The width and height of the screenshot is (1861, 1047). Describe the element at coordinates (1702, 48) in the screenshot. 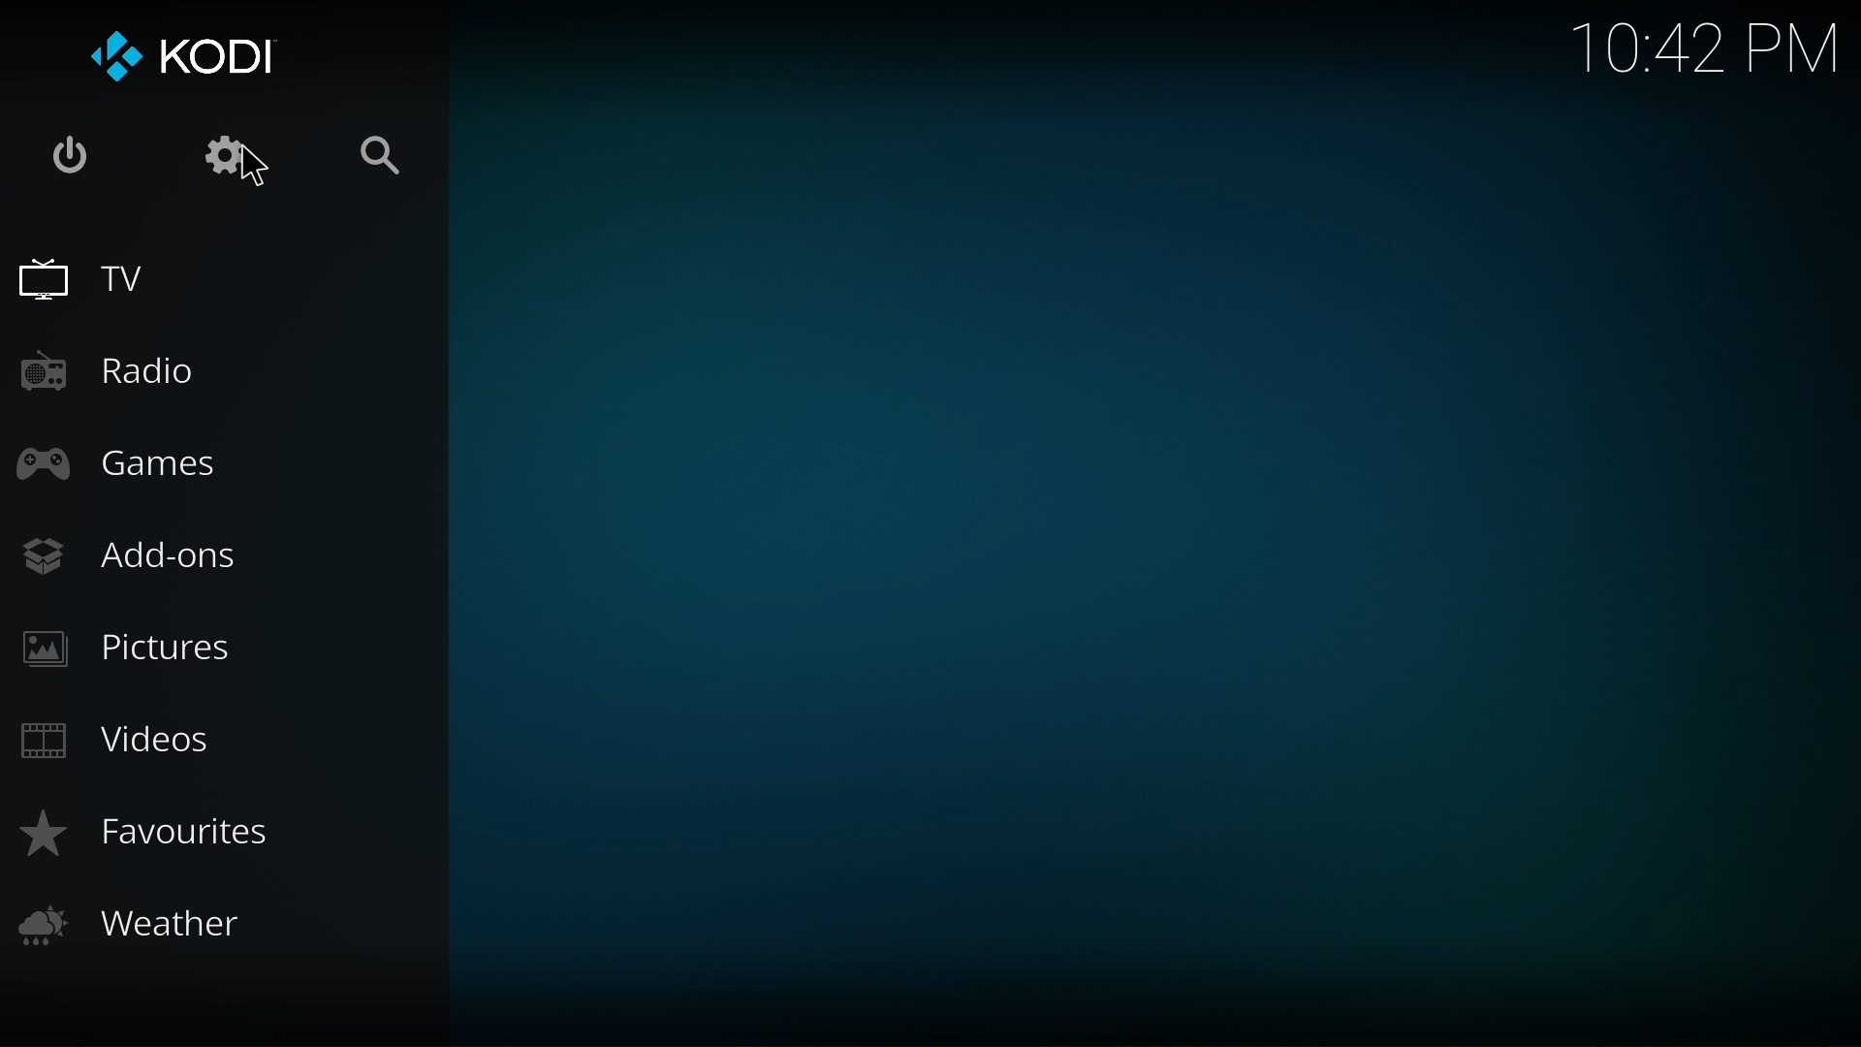

I see `10:42 PM` at that location.